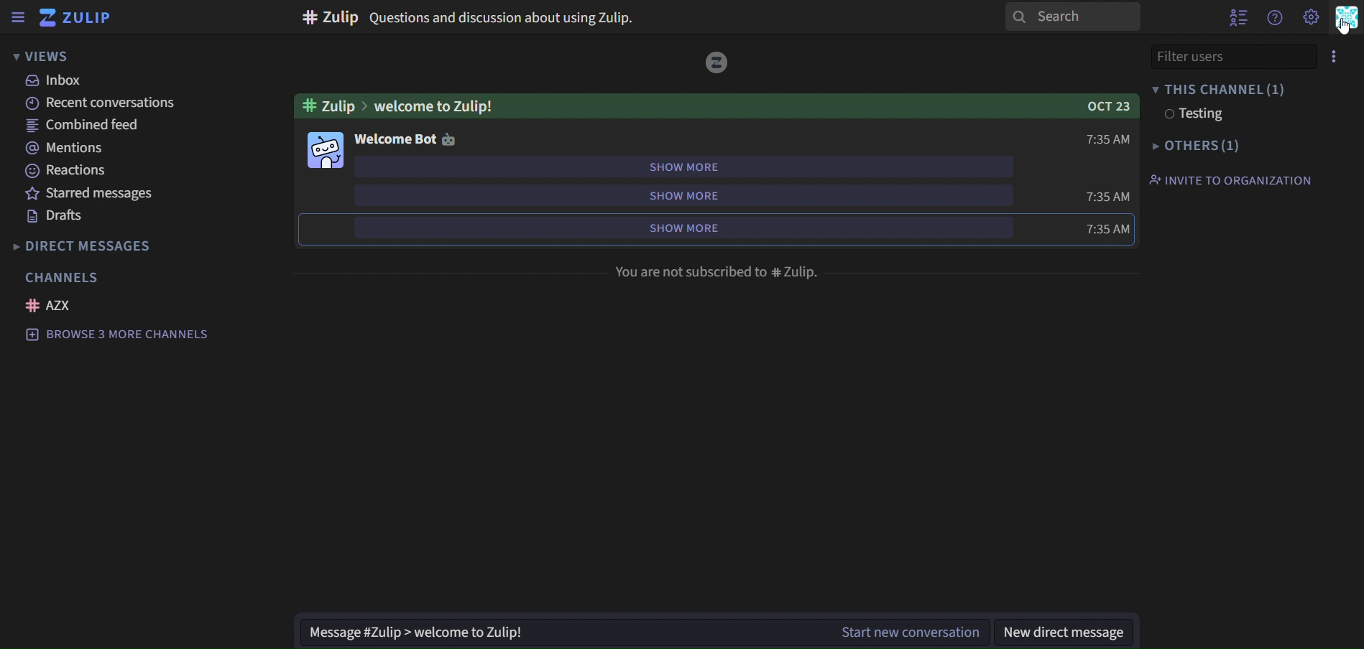 Image resolution: width=1364 pixels, height=649 pixels. What do you see at coordinates (65, 172) in the screenshot?
I see `reactions` at bounding box center [65, 172].